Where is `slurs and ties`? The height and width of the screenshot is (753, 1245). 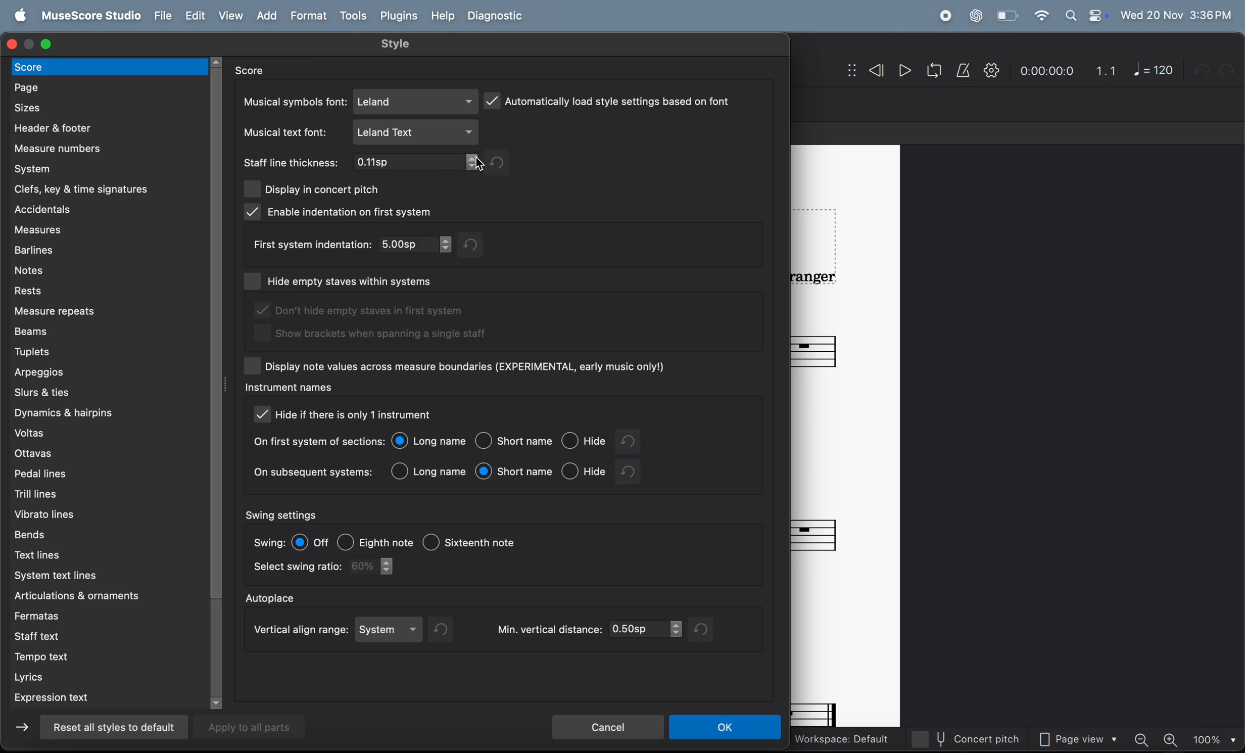
slurs and ties is located at coordinates (103, 393).